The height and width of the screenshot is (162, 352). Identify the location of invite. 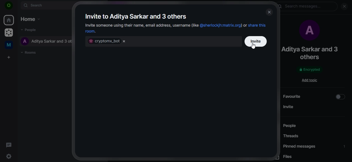
(257, 42).